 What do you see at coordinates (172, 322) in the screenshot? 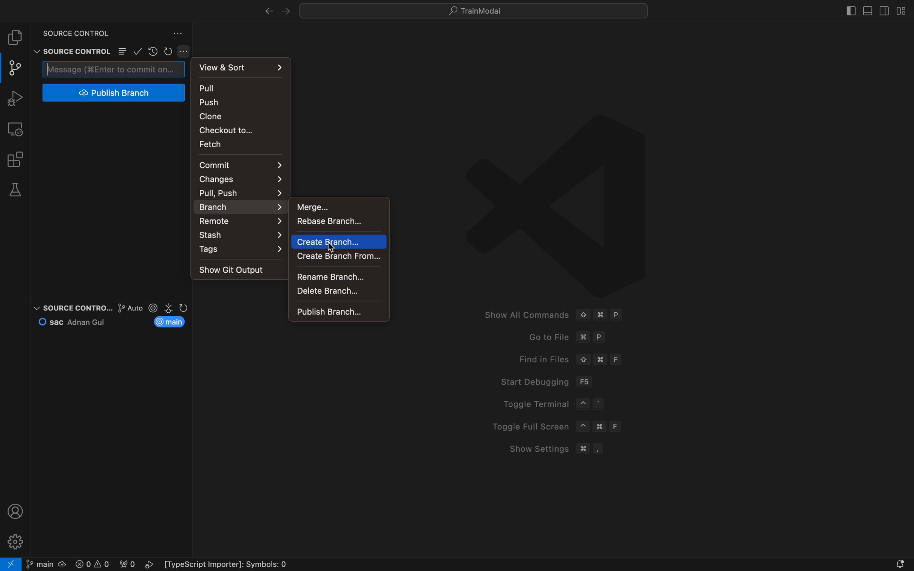
I see `current branch` at bounding box center [172, 322].